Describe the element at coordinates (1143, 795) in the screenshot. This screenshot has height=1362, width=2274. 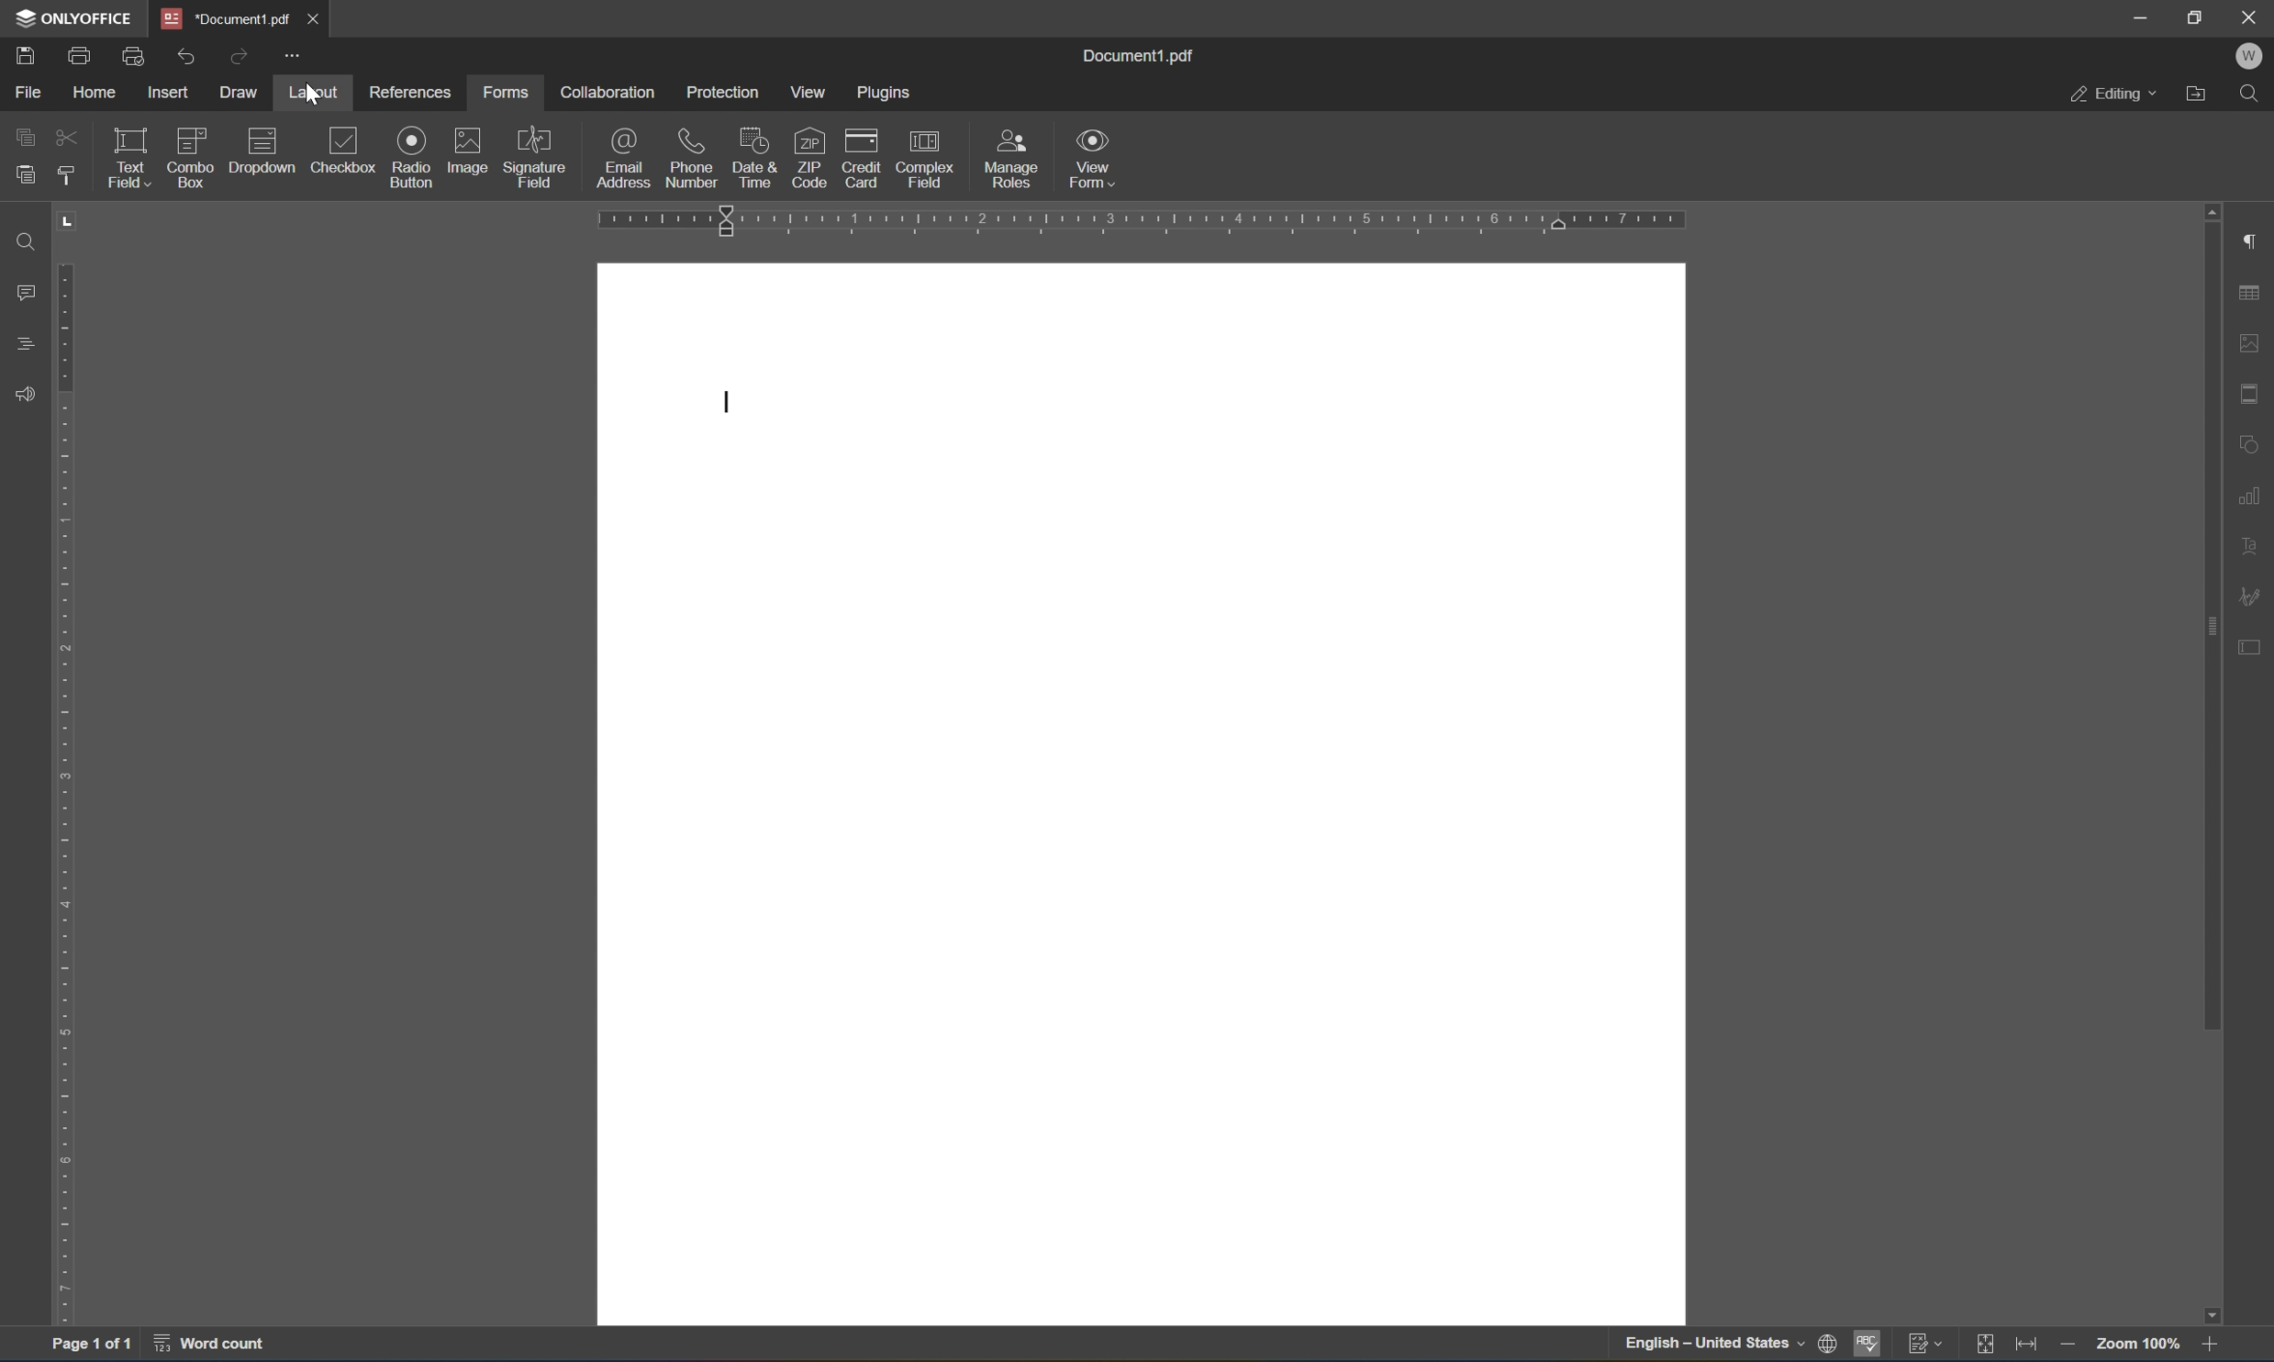
I see `workspace` at that location.